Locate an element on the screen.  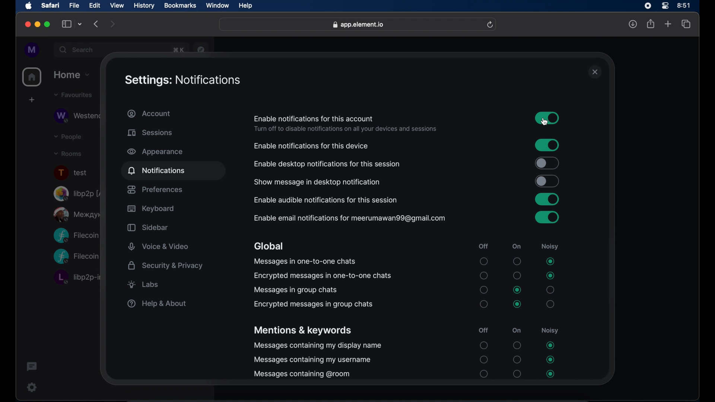
encrypted messages  in one-t-one chats is located at coordinates (323, 276).